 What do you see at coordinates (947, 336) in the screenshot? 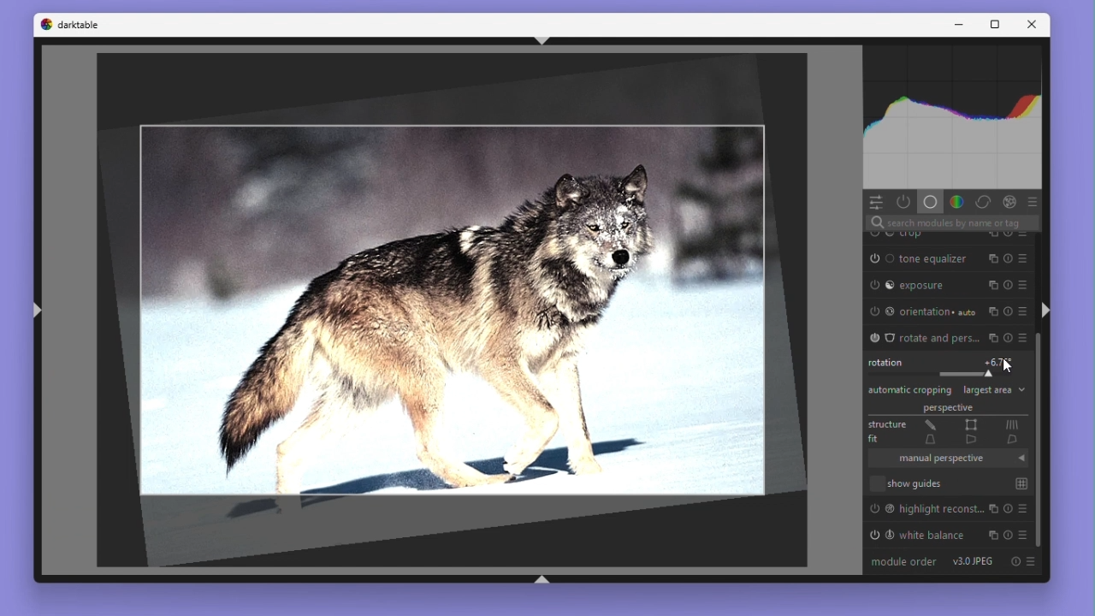
I see `Rotate and perspective` at bounding box center [947, 336].